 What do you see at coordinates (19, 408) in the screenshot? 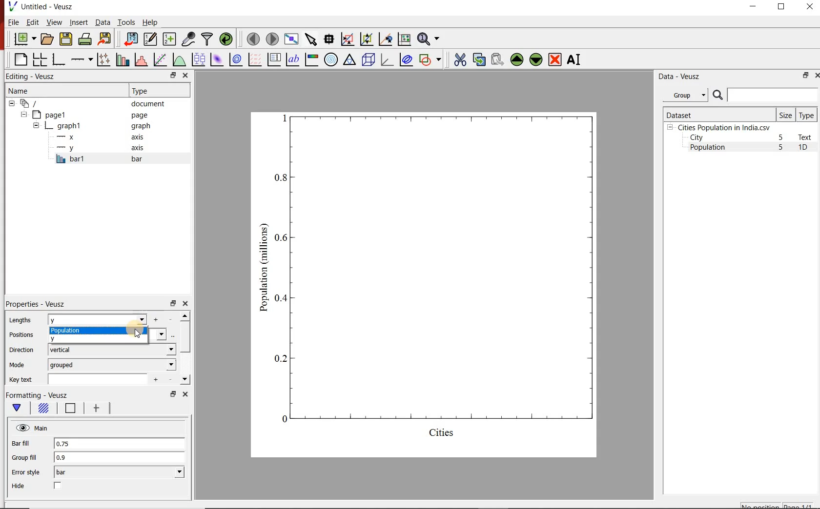
I see `Main formatting` at bounding box center [19, 408].